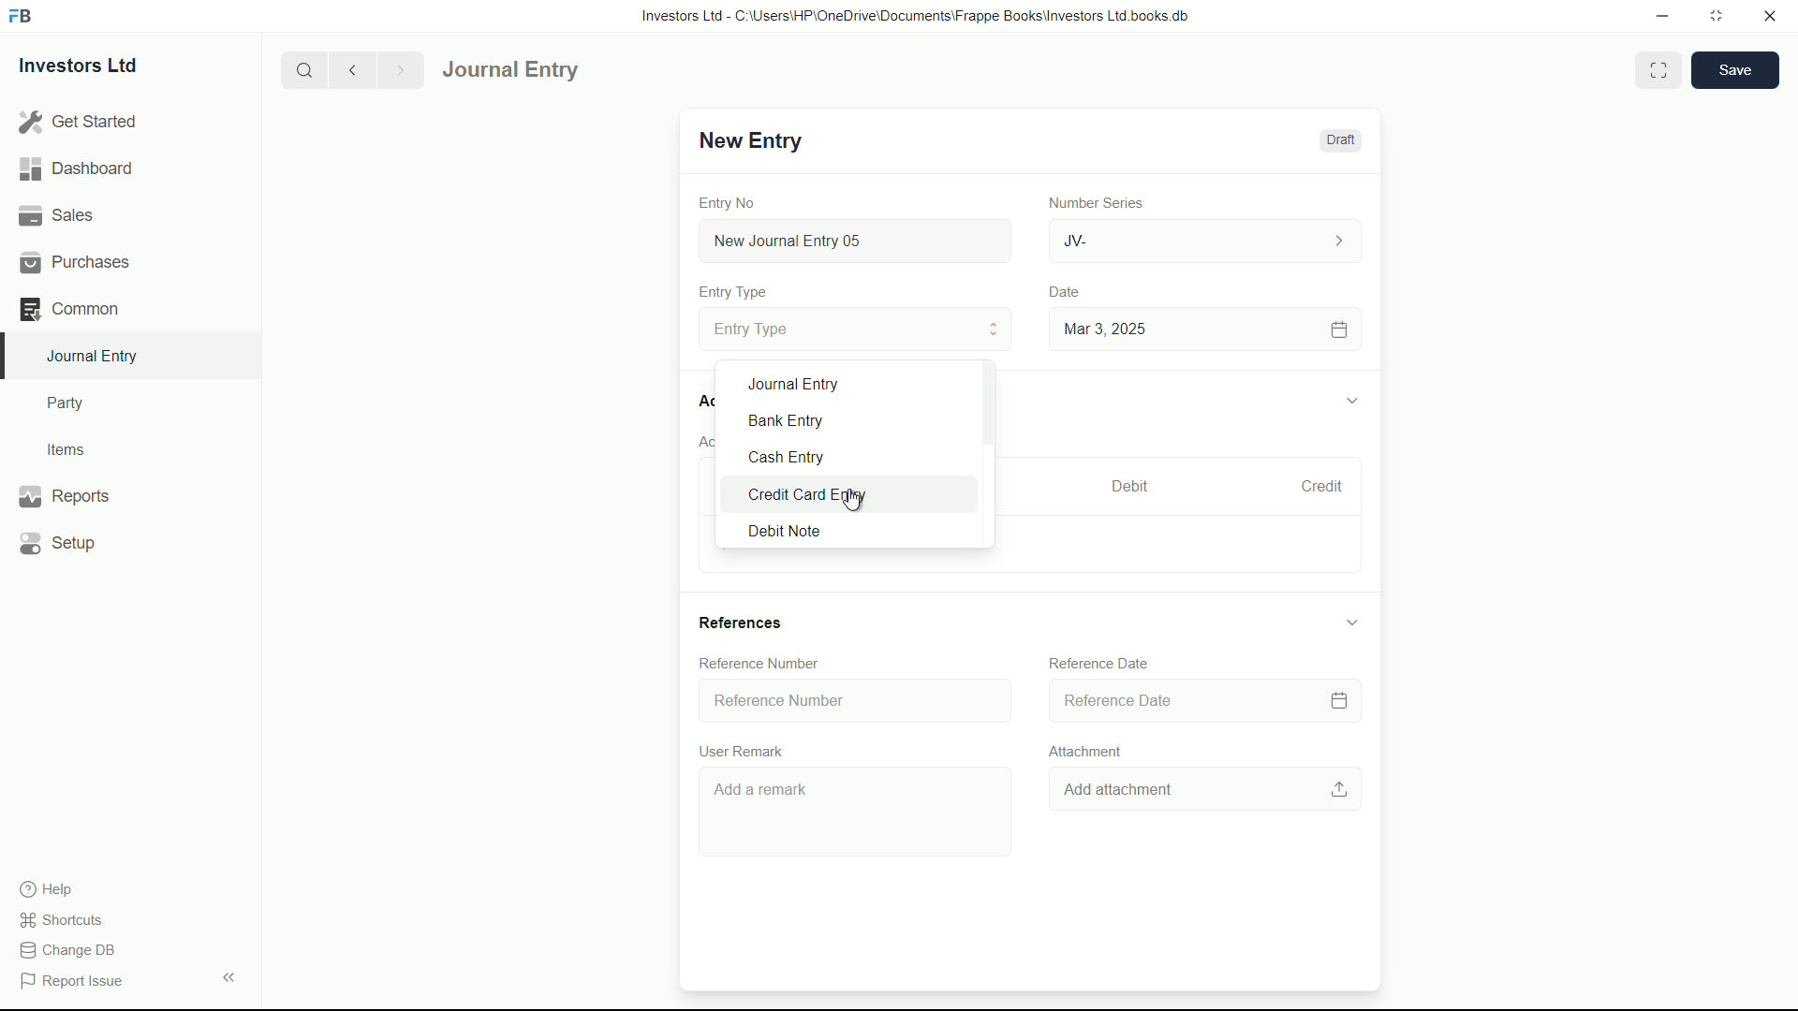 Image resolution: width=1798 pixels, height=1011 pixels. Describe the element at coordinates (21, 17) in the screenshot. I see `FrappeBooks logo` at that location.